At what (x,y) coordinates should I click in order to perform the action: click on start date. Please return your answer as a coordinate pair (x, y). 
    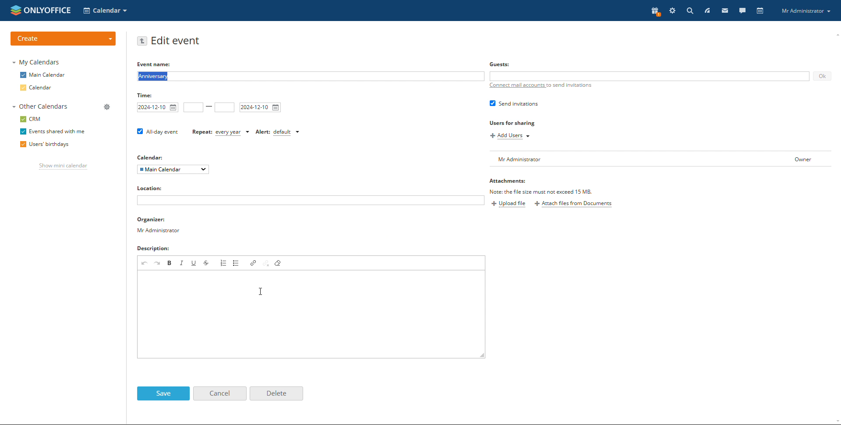
    Looking at the image, I should click on (158, 107).